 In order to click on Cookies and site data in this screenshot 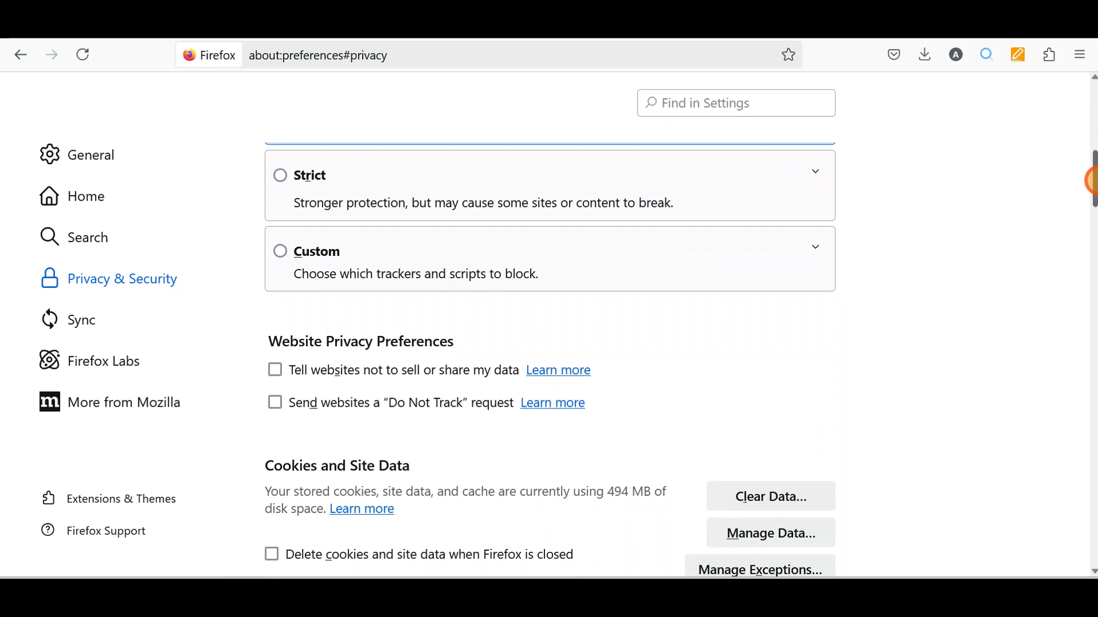, I will do `click(341, 466)`.